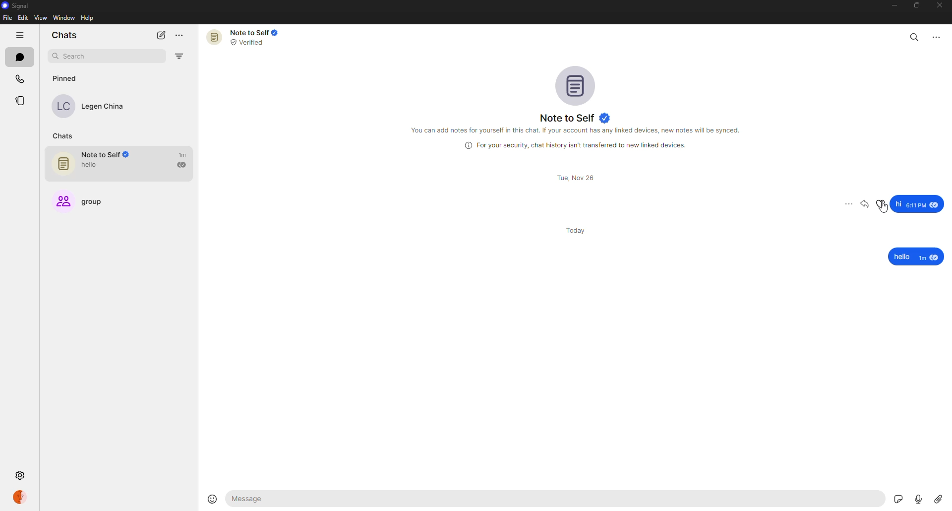 The height and width of the screenshot is (511, 952). What do you see at coordinates (88, 18) in the screenshot?
I see `help` at bounding box center [88, 18].